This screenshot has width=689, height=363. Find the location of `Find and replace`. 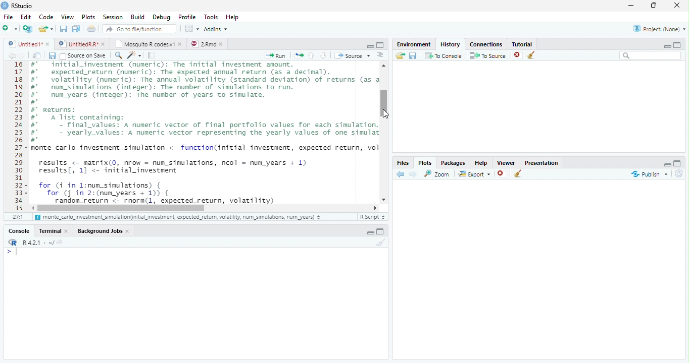

Find and replace is located at coordinates (119, 55).